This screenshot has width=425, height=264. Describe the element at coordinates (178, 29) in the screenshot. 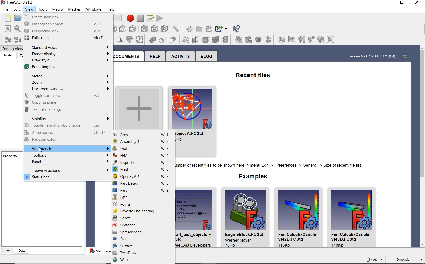

I see `create part` at that location.